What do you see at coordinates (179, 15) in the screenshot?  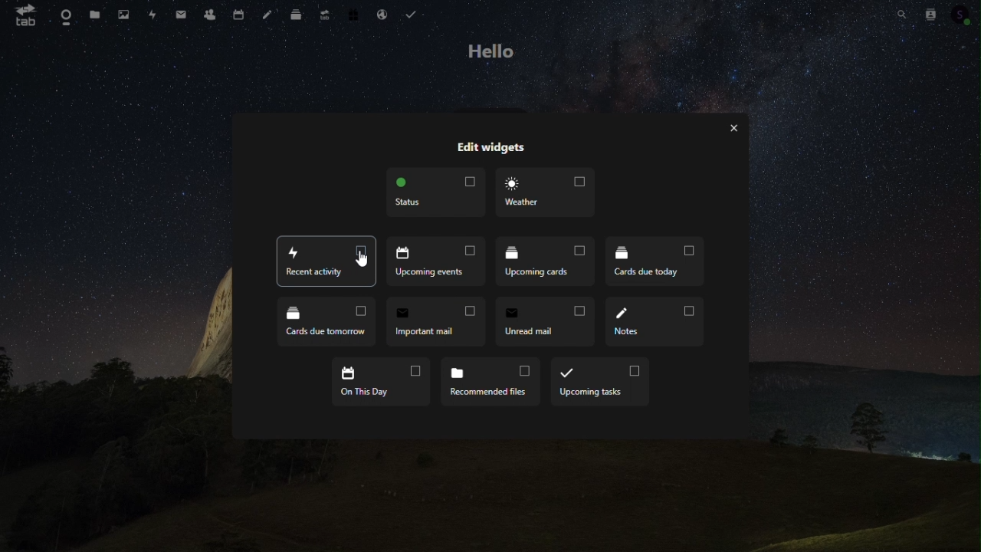 I see `Important mail` at bounding box center [179, 15].